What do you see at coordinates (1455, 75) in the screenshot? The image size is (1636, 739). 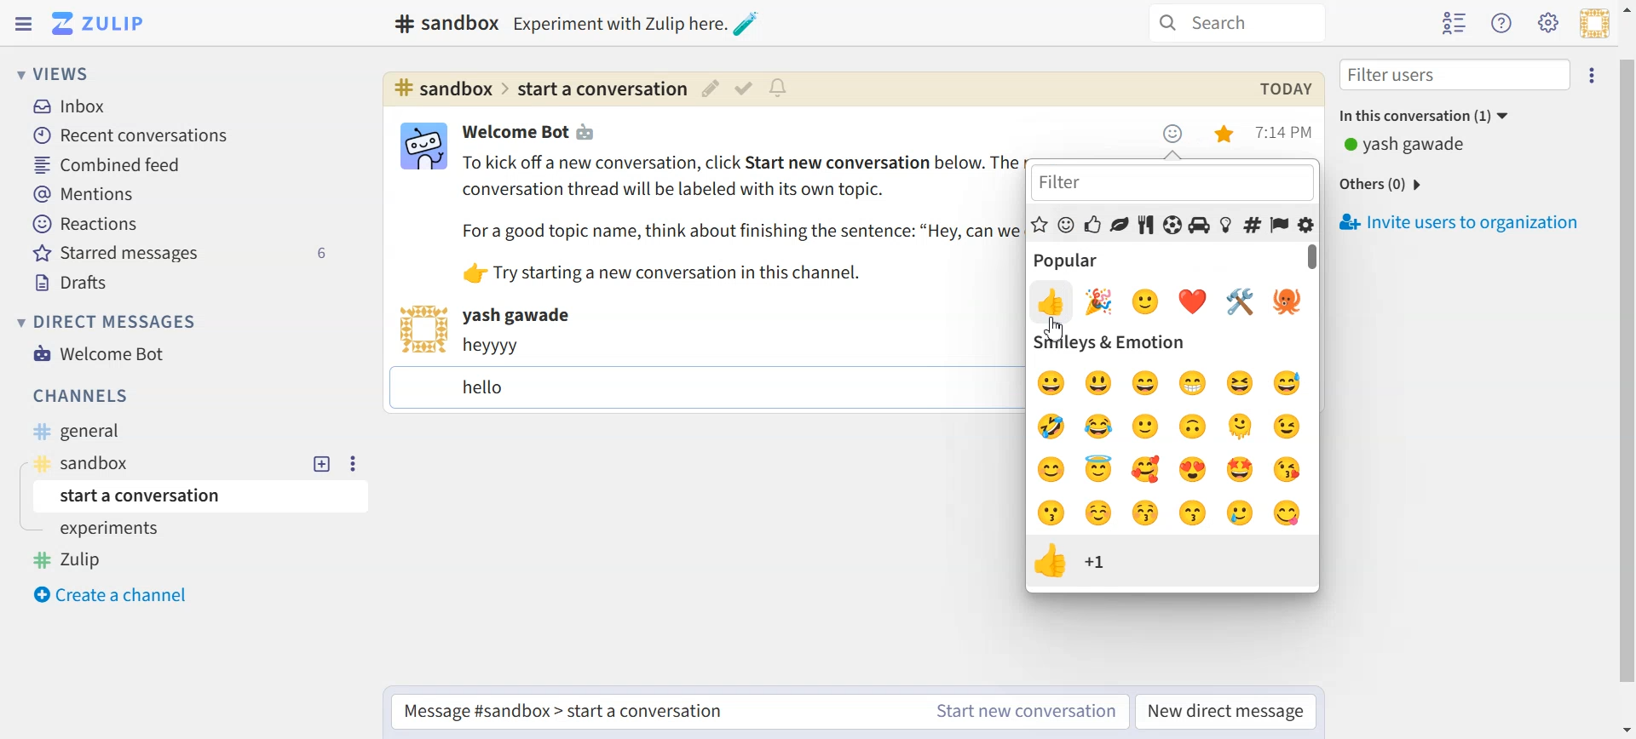 I see `Filter users` at bounding box center [1455, 75].